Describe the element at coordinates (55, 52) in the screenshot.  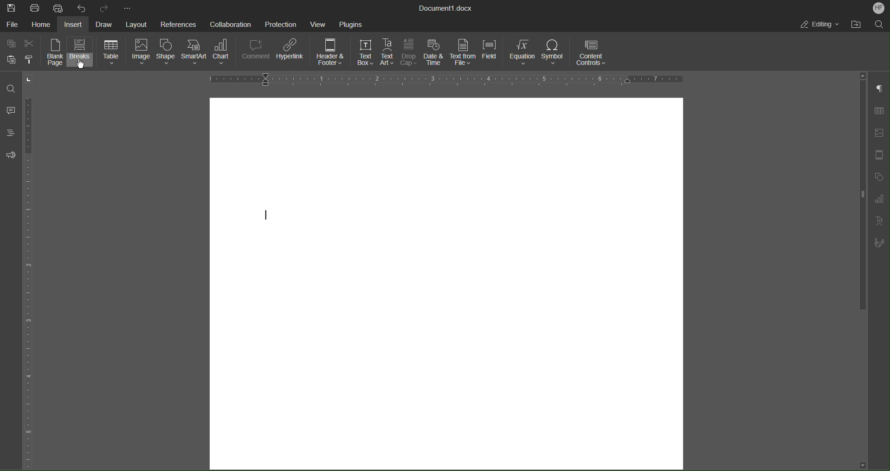
I see `Blank Page` at that location.